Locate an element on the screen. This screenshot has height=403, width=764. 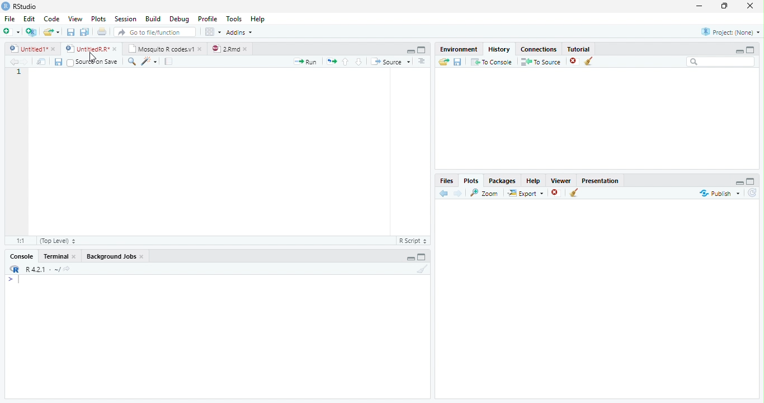
Connections. is located at coordinates (539, 49).